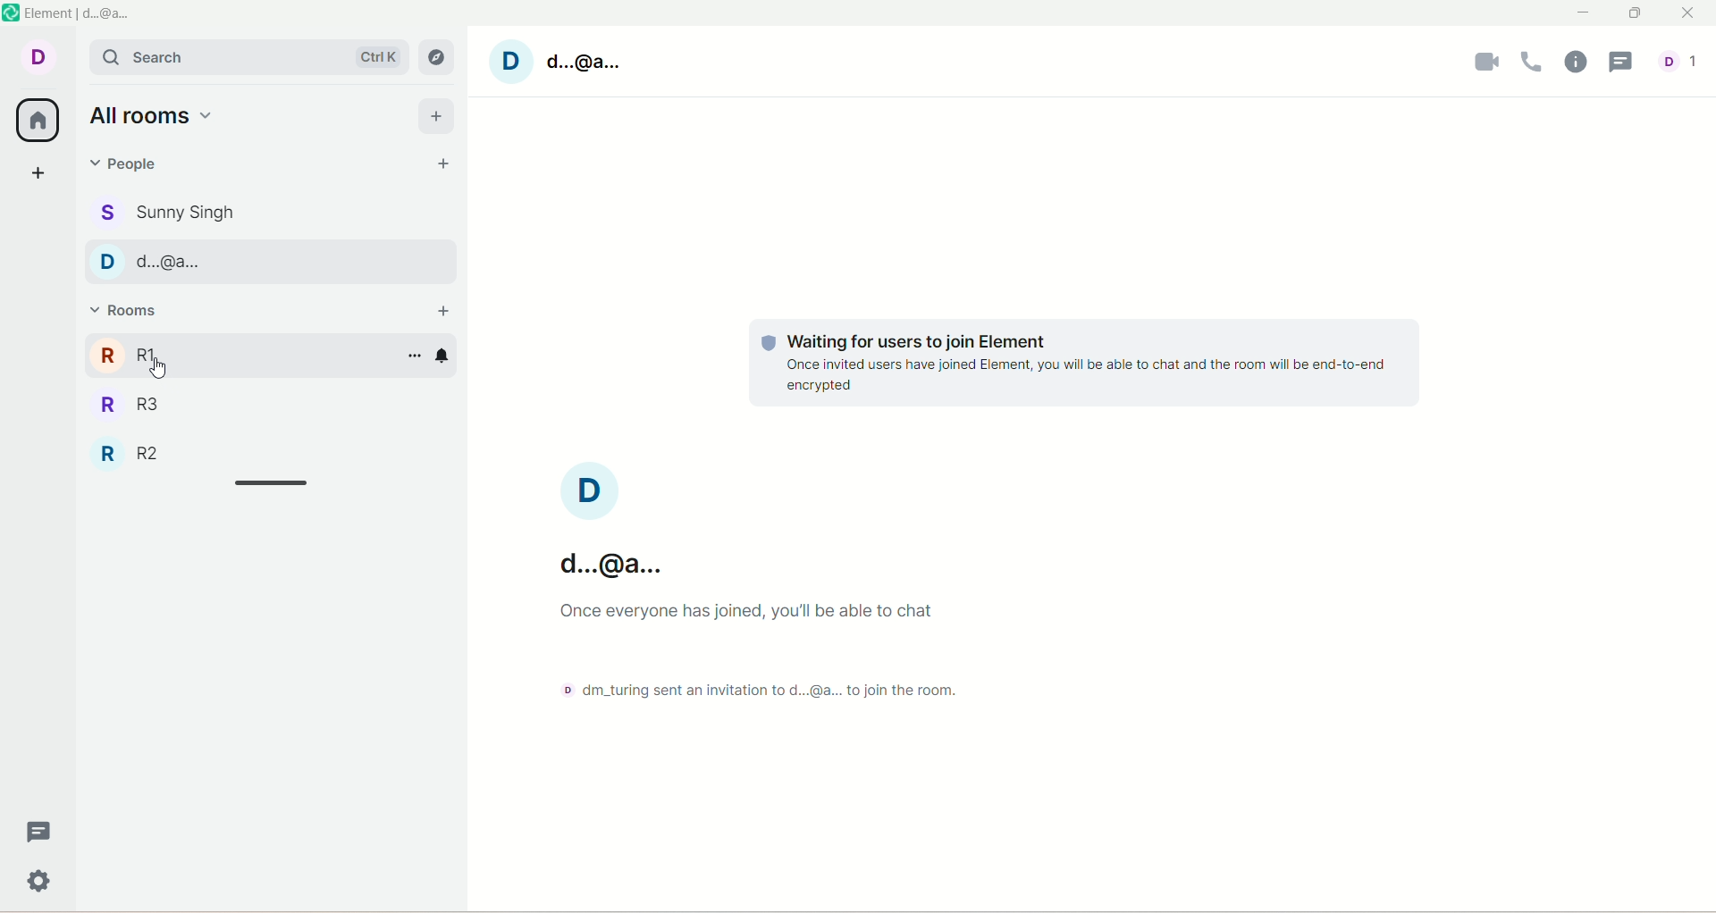 Image resolution: width=1716 pixels, height=913 pixels. What do you see at coordinates (442, 356) in the screenshot?
I see `notification` at bounding box center [442, 356].